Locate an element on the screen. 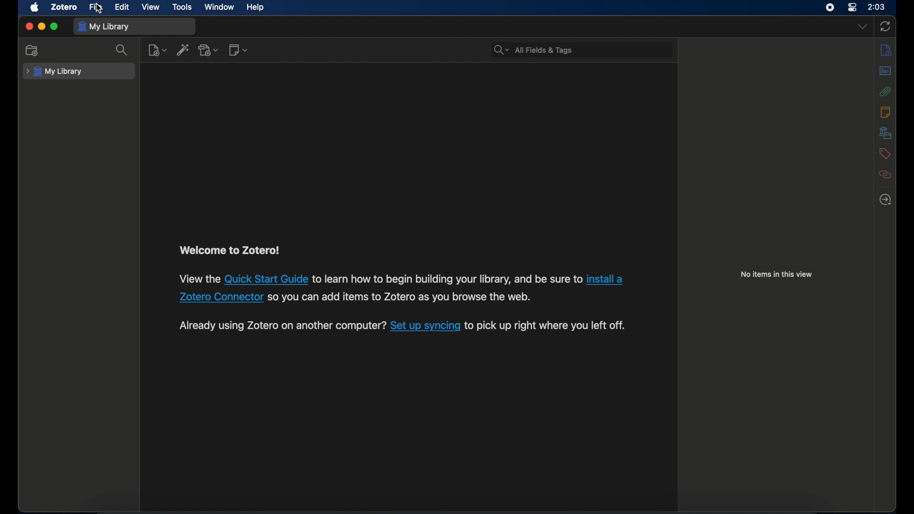 Image resolution: width=914 pixels, height=514 pixels. locate is located at coordinates (885, 199).